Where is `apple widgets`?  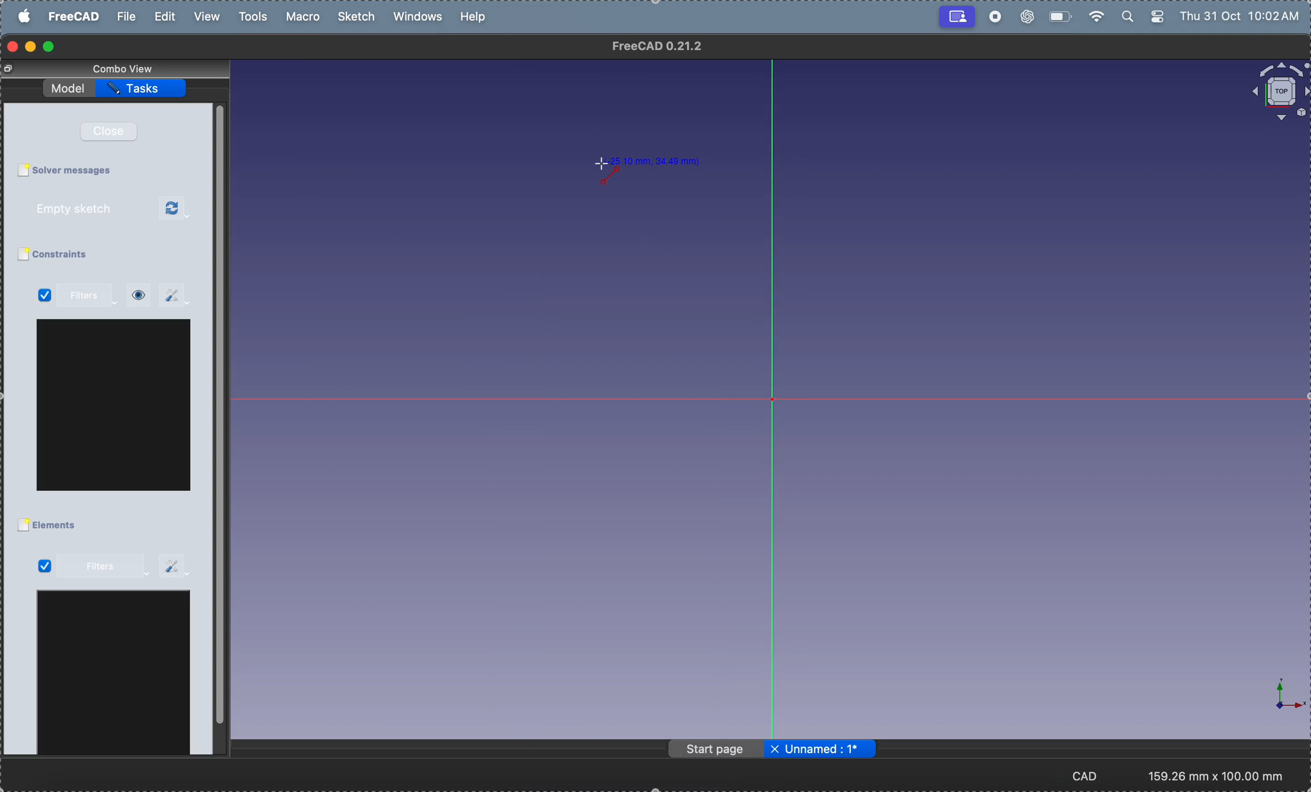
apple widgets is located at coordinates (1144, 16).